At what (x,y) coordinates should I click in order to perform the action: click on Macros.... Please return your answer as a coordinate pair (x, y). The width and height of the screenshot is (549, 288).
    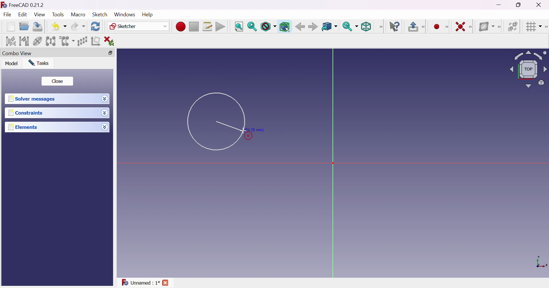
    Looking at the image, I should click on (208, 26).